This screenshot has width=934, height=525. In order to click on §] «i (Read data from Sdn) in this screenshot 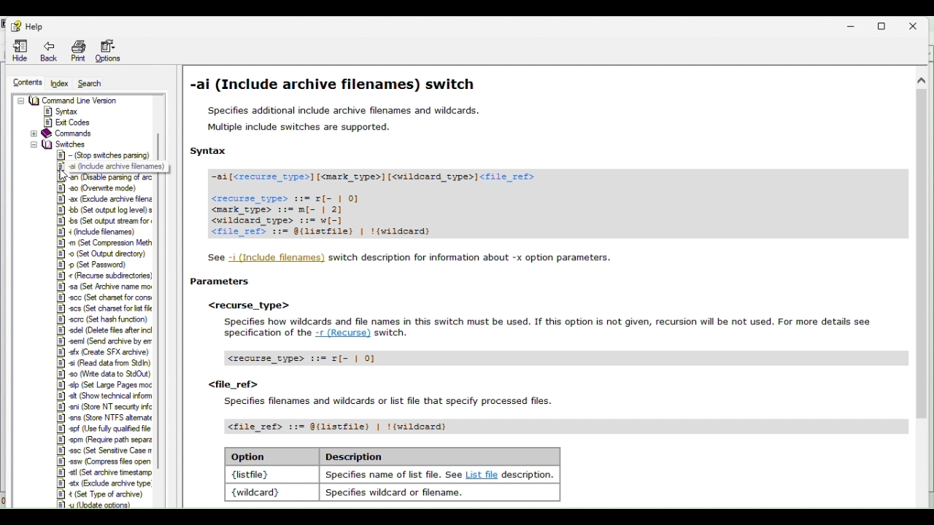, I will do `click(106, 362)`.